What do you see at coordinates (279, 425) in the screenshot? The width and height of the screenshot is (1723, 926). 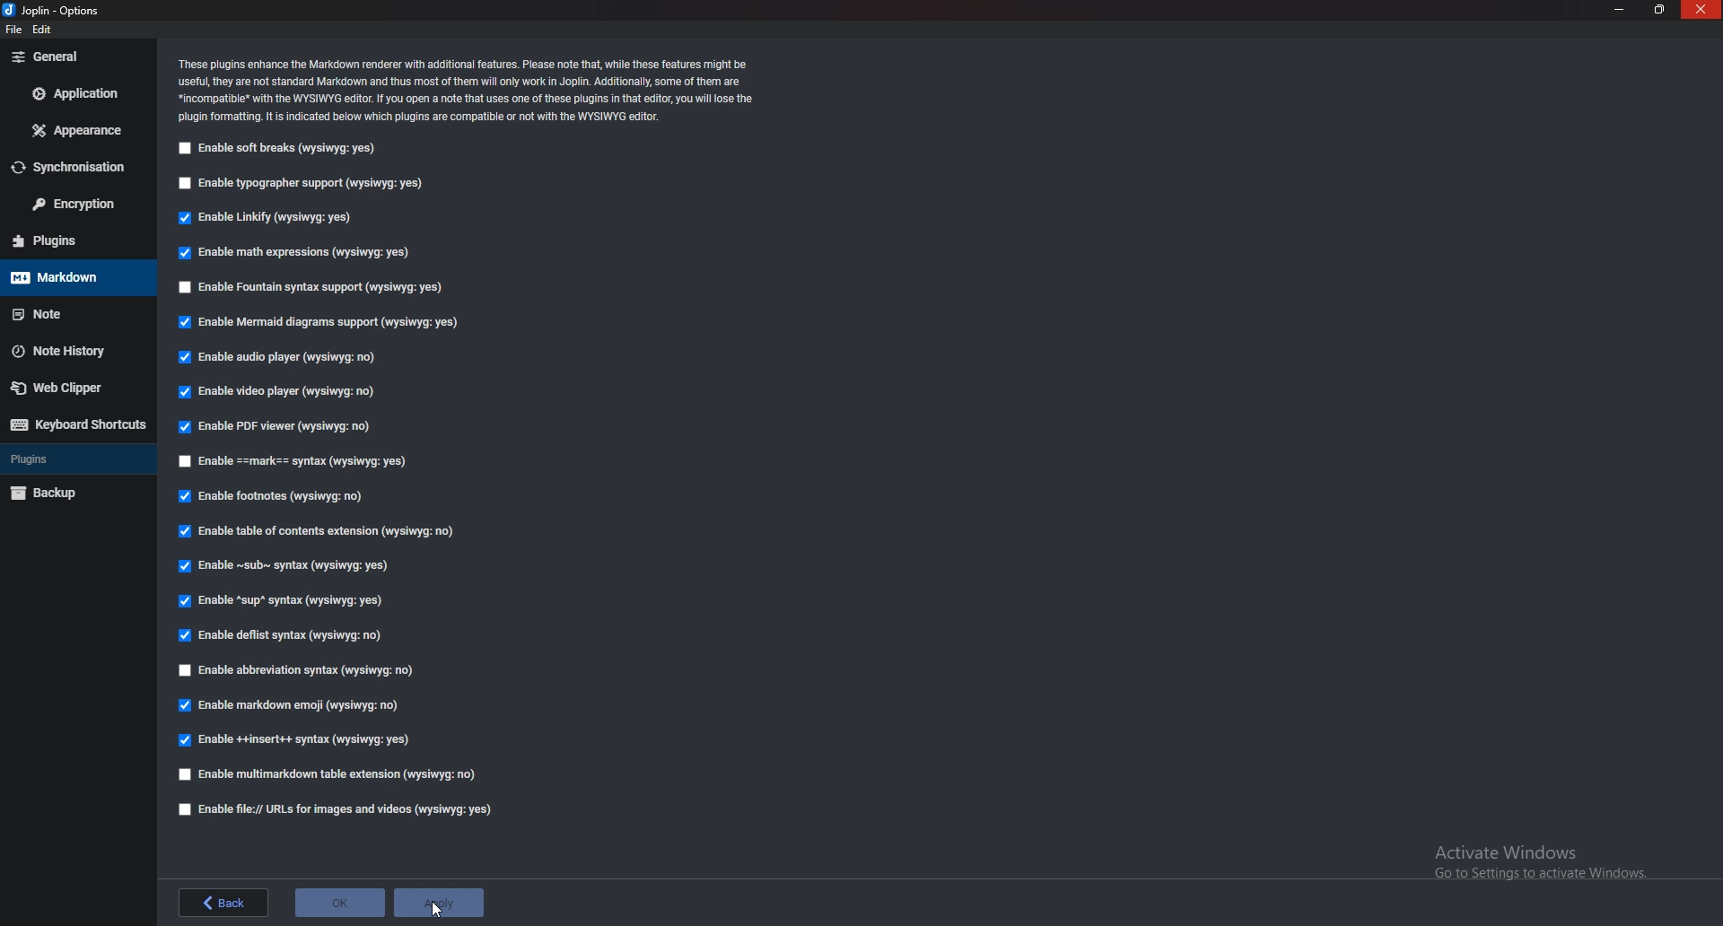 I see `Enable P D F viewer` at bounding box center [279, 425].